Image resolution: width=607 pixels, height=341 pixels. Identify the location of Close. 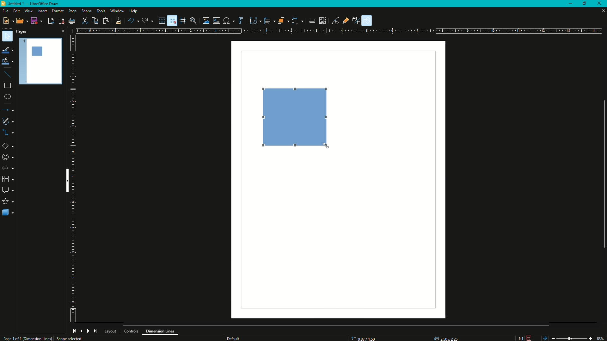
(601, 4).